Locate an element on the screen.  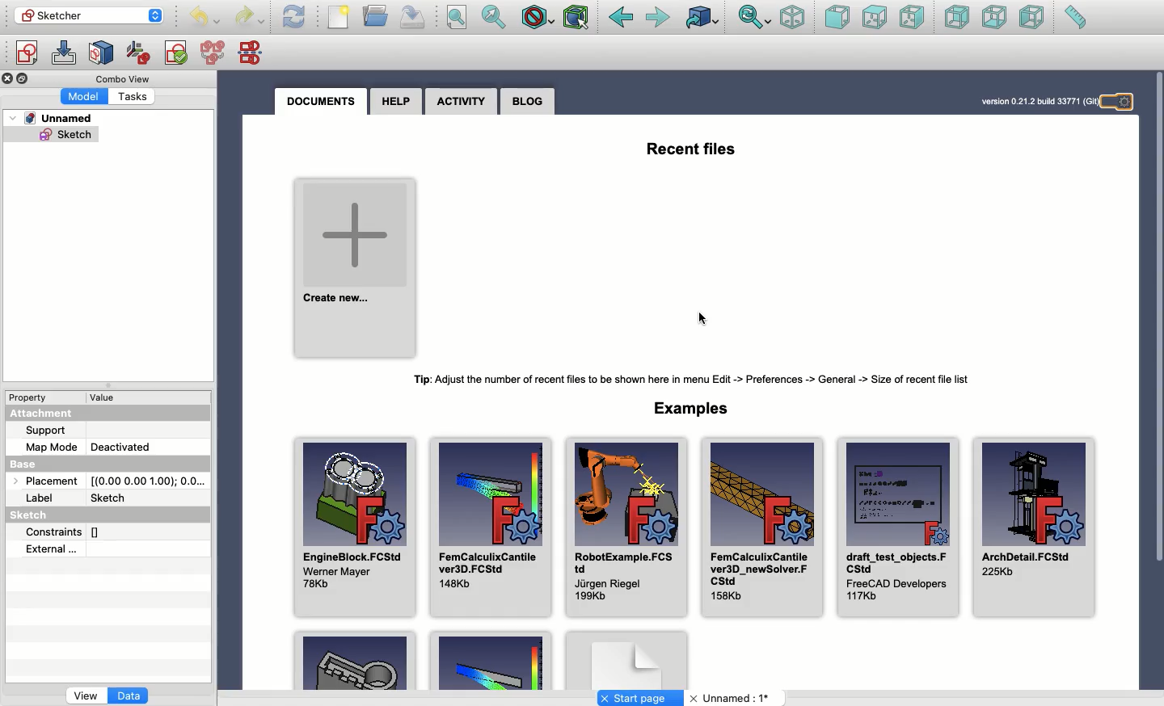
Refresh is located at coordinates (294, 17).